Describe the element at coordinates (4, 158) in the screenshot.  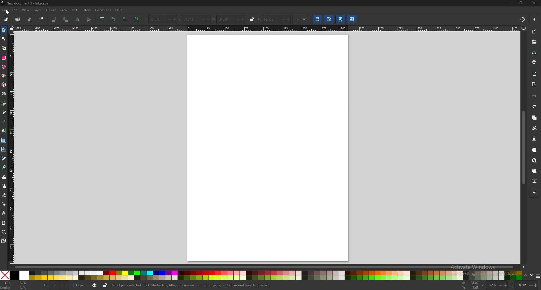
I see `dropper` at that location.